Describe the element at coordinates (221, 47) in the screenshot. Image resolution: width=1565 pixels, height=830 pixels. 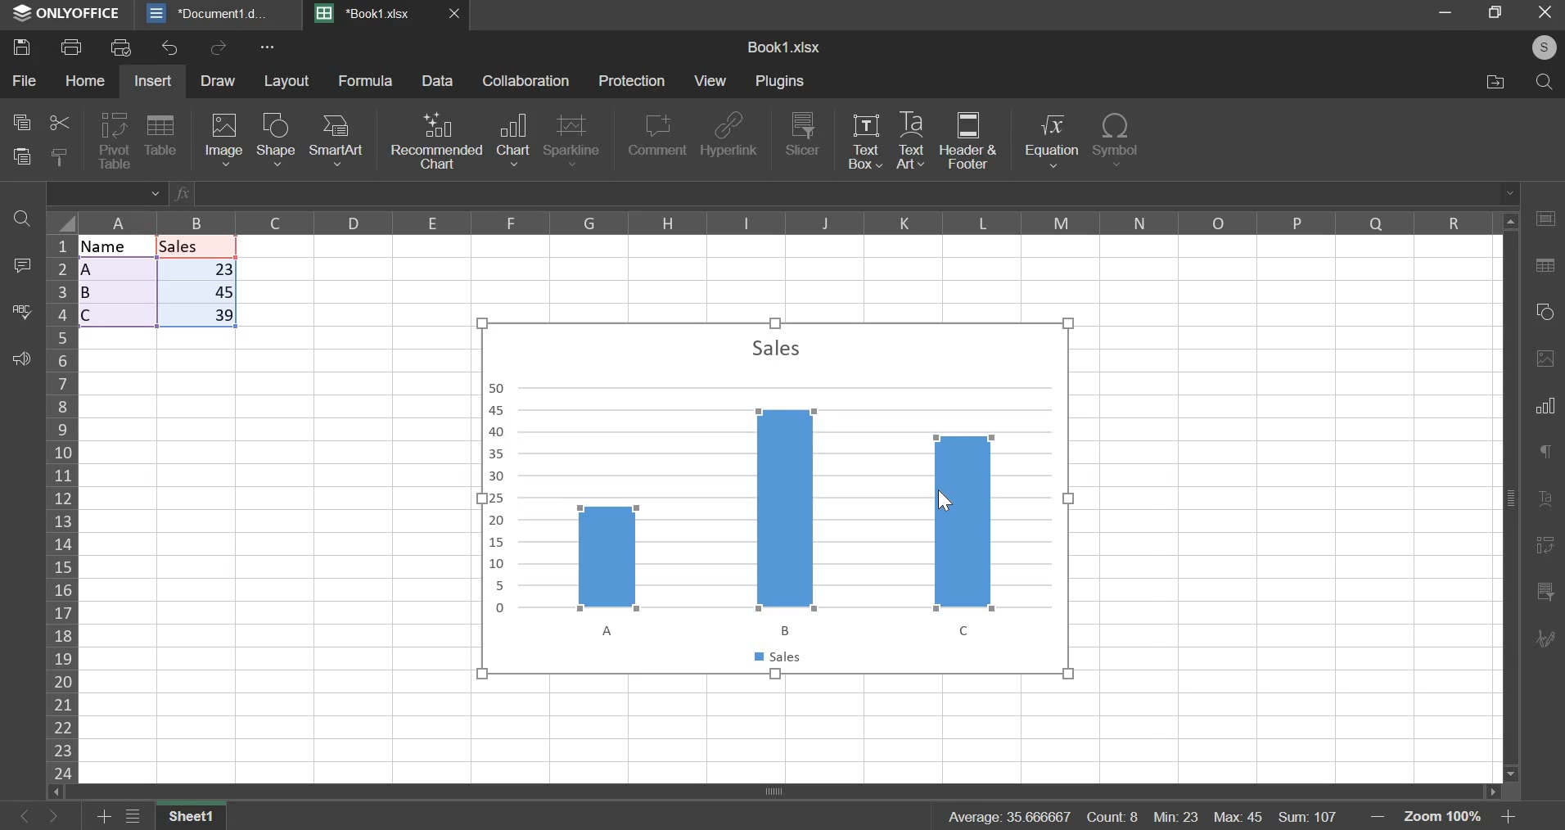
I see `redo` at that location.